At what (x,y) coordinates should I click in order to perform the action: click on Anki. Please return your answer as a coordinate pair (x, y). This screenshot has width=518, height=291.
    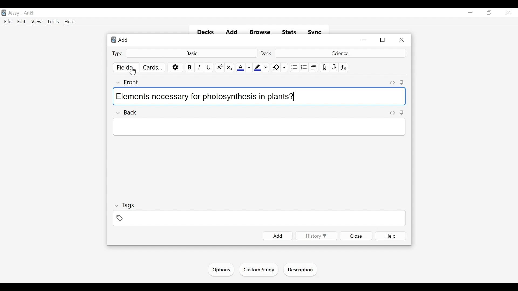
    Looking at the image, I should click on (29, 13).